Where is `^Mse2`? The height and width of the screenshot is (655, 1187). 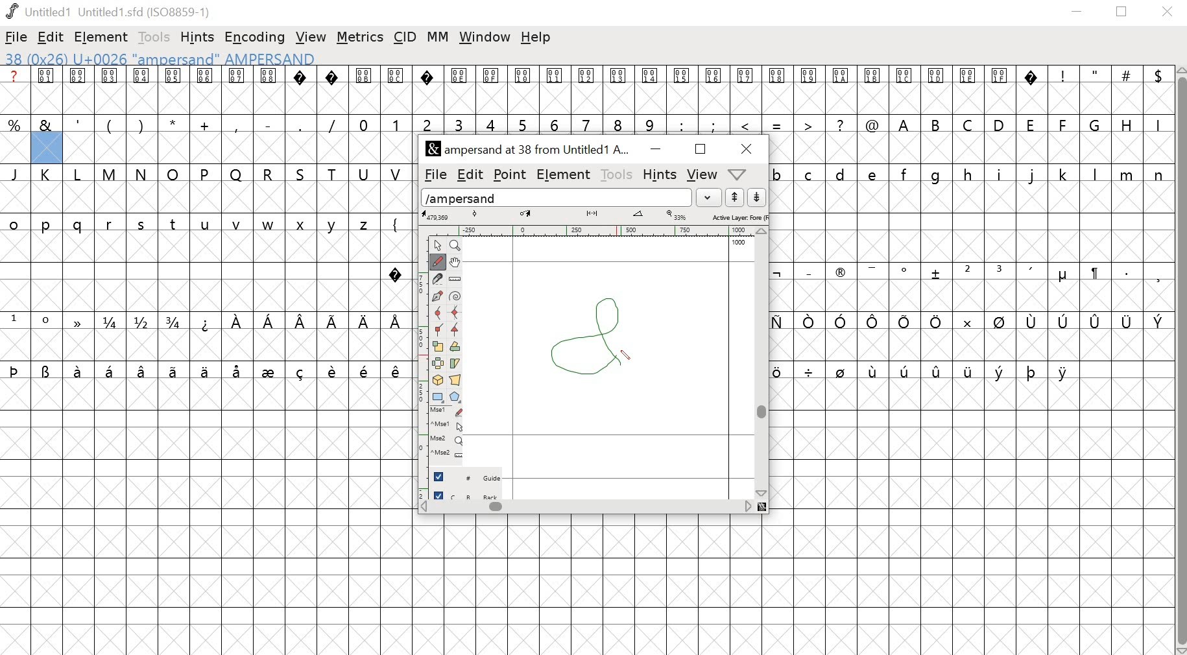
^Mse2 is located at coordinates (449, 454).